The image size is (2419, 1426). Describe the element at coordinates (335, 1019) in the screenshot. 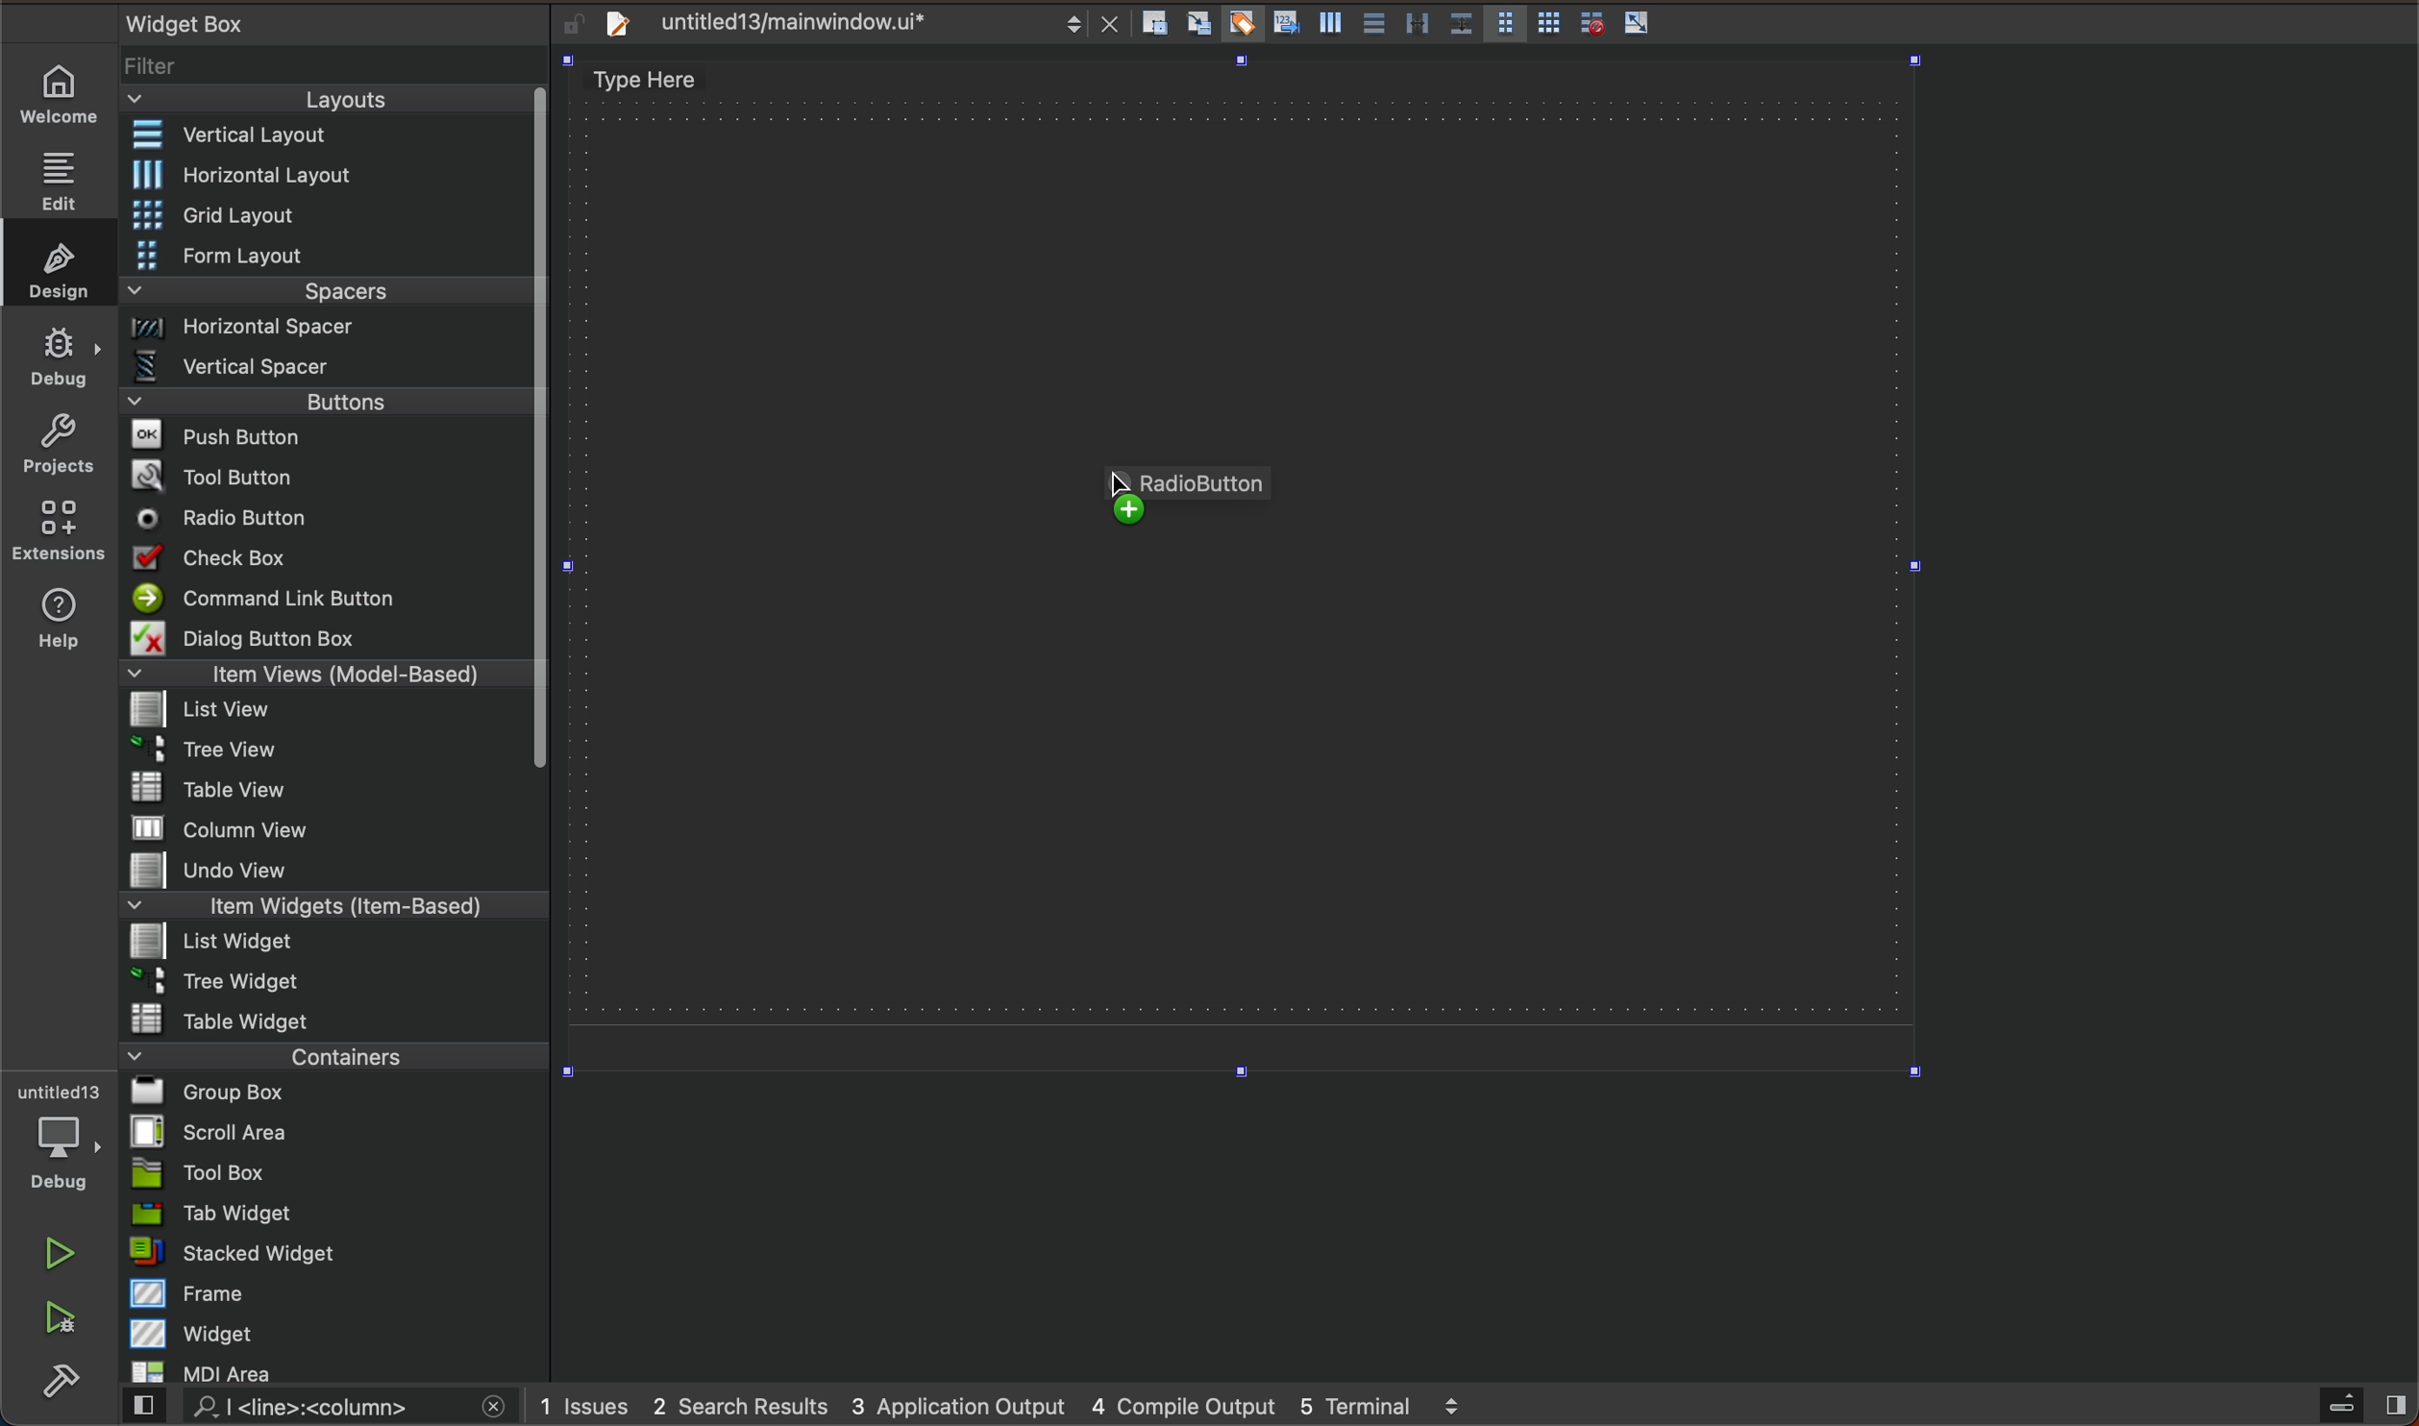

I see `table widget` at that location.